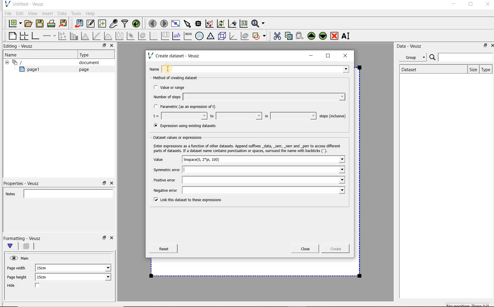 Image resolution: width=494 pixels, height=307 pixels. I want to click on select items from the graph or scroll, so click(187, 23).